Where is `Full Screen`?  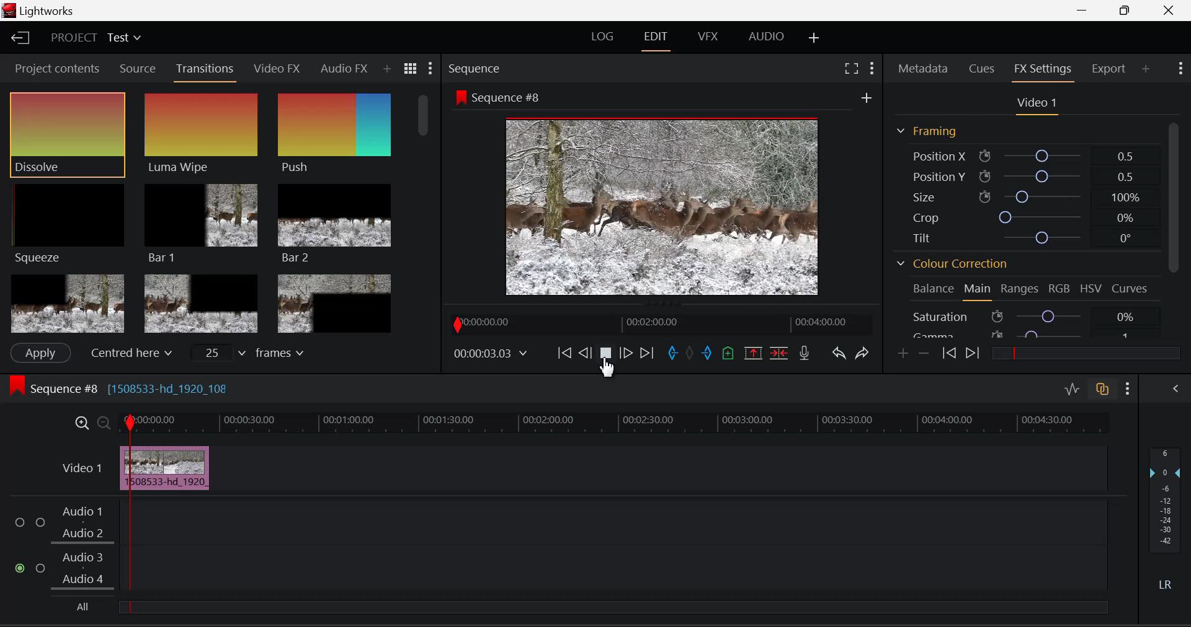 Full Screen is located at coordinates (853, 68).